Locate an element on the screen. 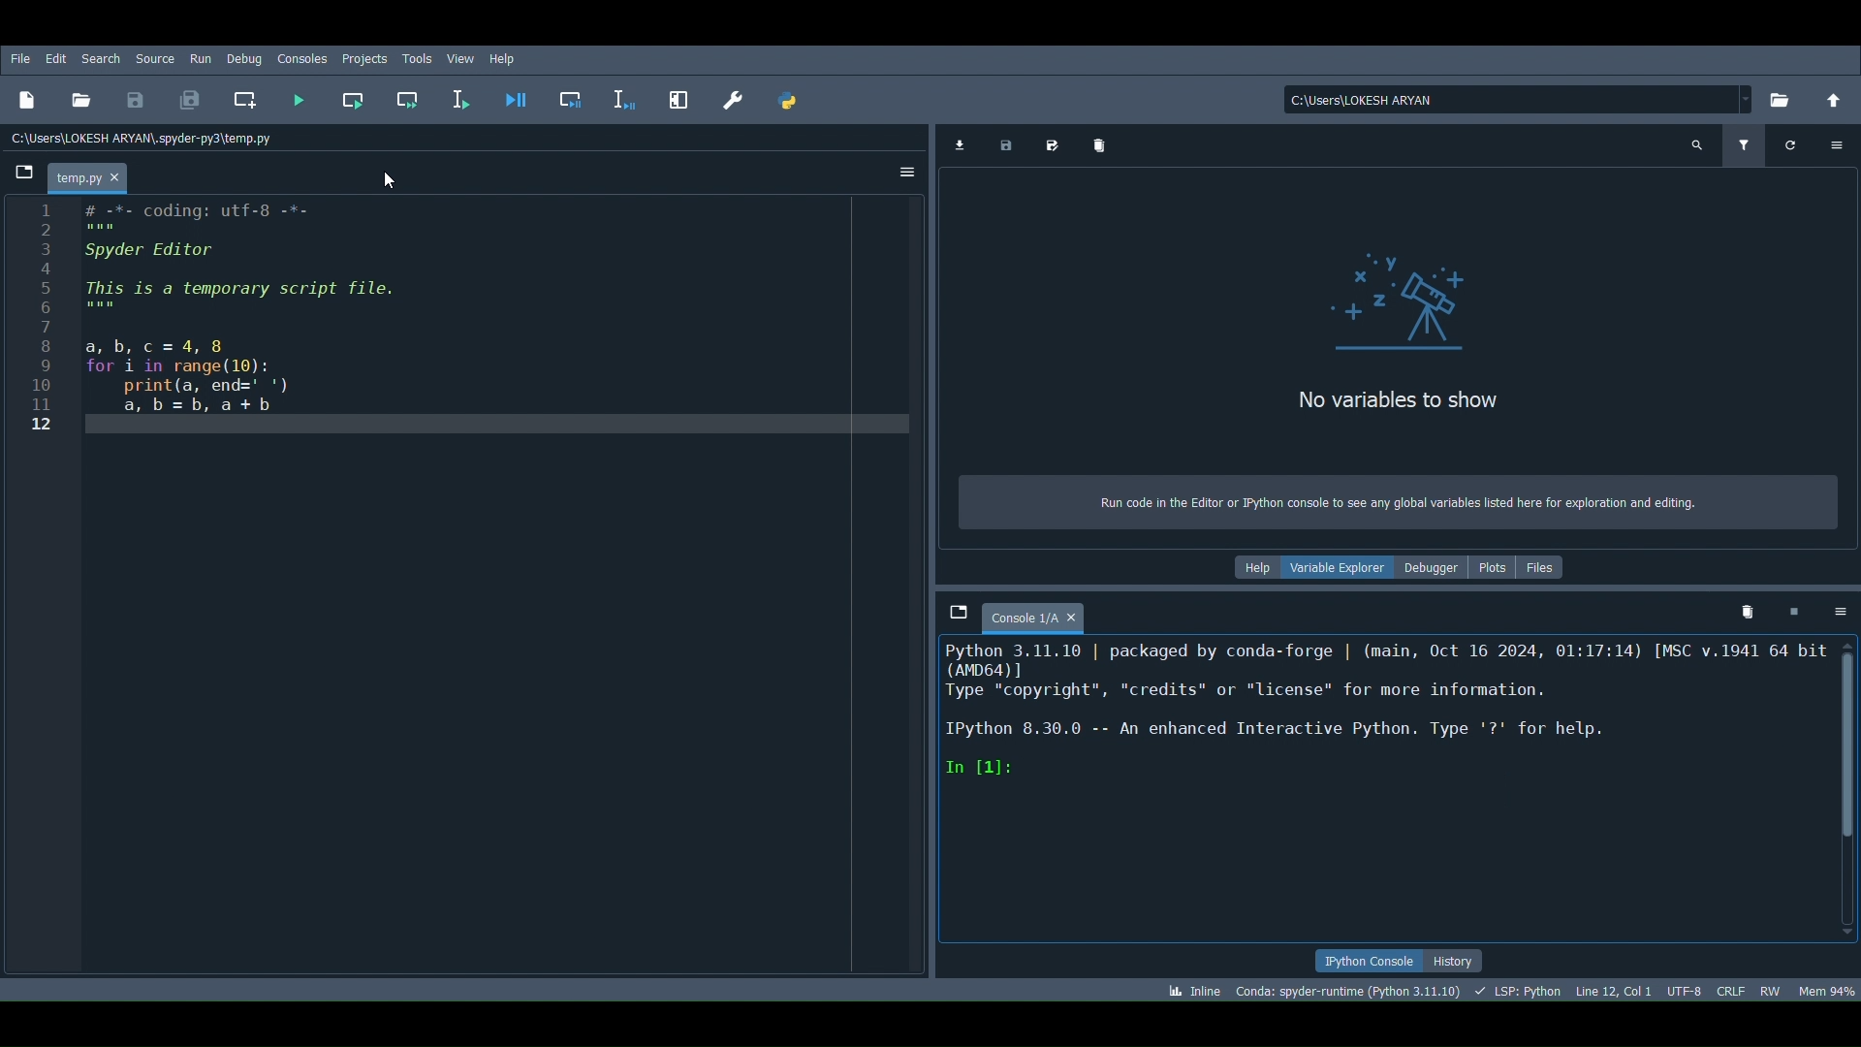   is located at coordinates (1349, 990).